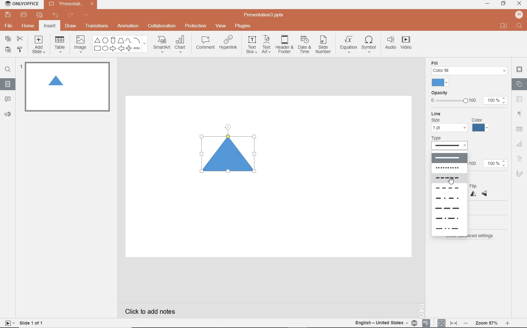 This screenshot has height=328, width=527. Describe the element at coordinates (284, 44) in the screenshot. I see `HEADER & FOOTER` at that location.